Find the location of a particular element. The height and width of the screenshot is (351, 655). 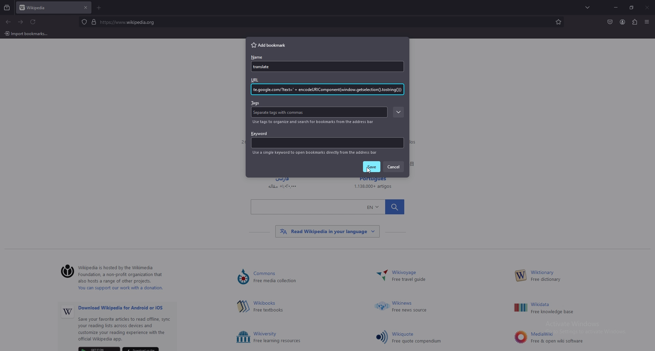

 is located at coordinates (243, 277).